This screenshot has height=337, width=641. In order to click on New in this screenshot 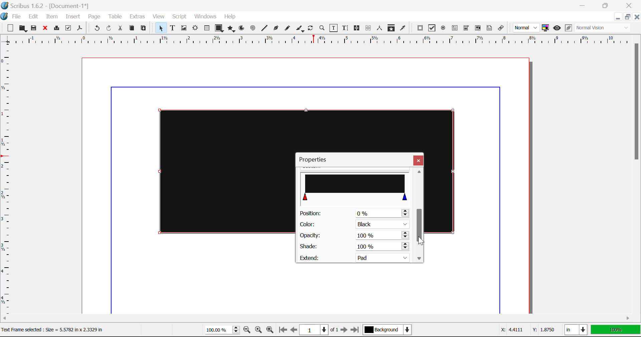, I will do `click(9, 28)`.